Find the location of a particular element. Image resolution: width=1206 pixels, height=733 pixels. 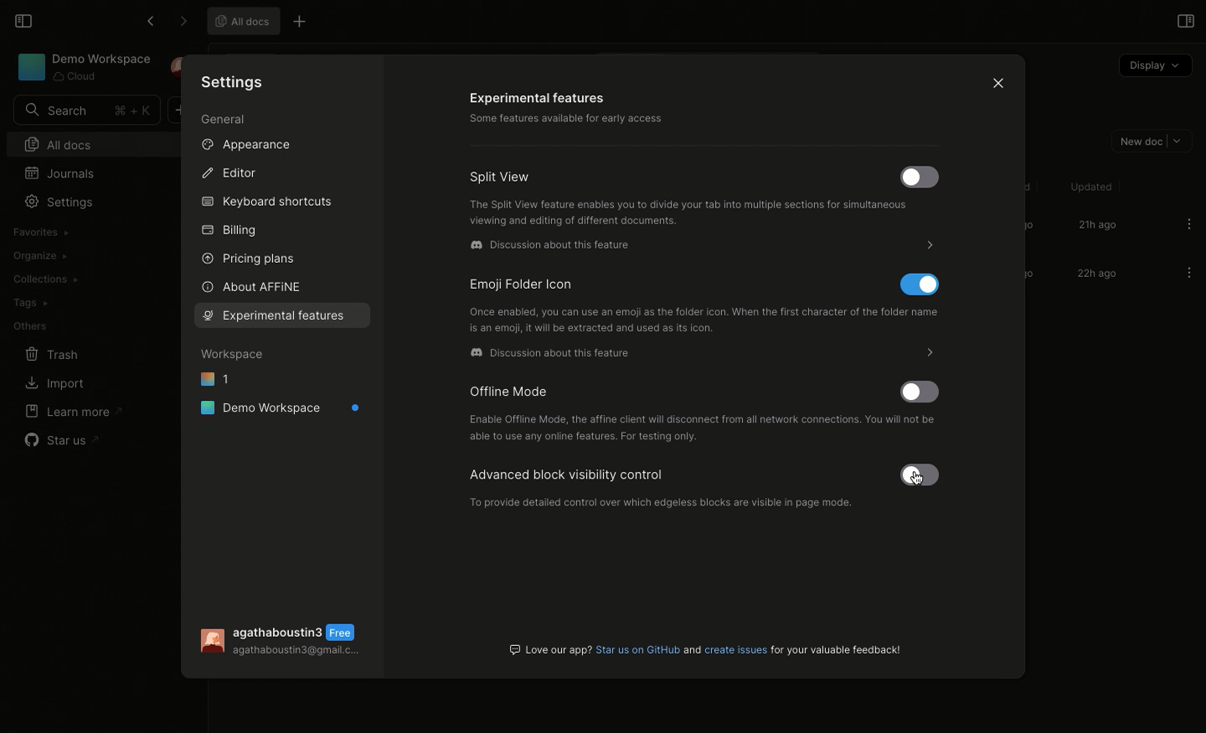

Selecting features is located at coordinates (281, 315).